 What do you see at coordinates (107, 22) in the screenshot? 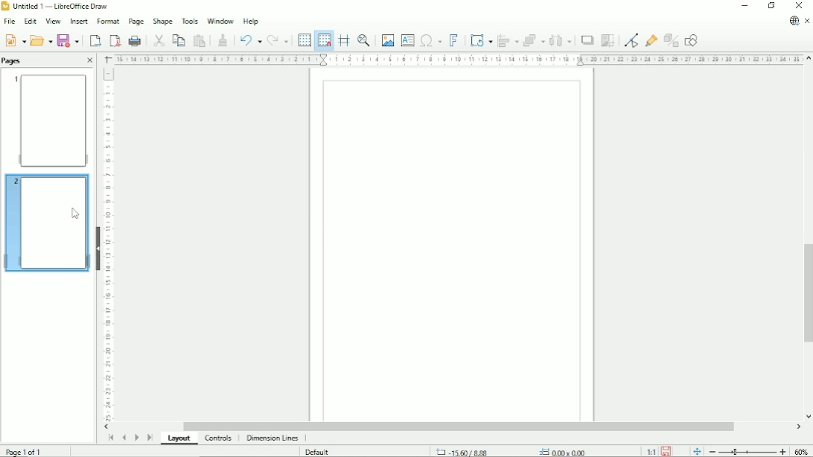
I see `Format` at bounding box center [107, 22].